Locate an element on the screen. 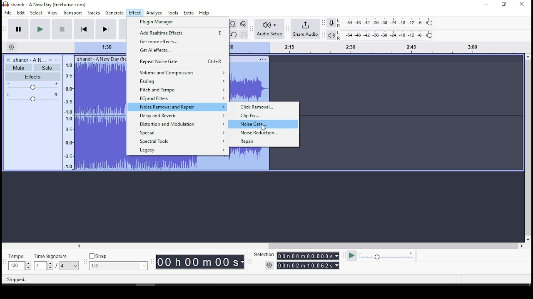 The height and width of the screenshot is (299, 533). solo is located at coordinates (46, 68).